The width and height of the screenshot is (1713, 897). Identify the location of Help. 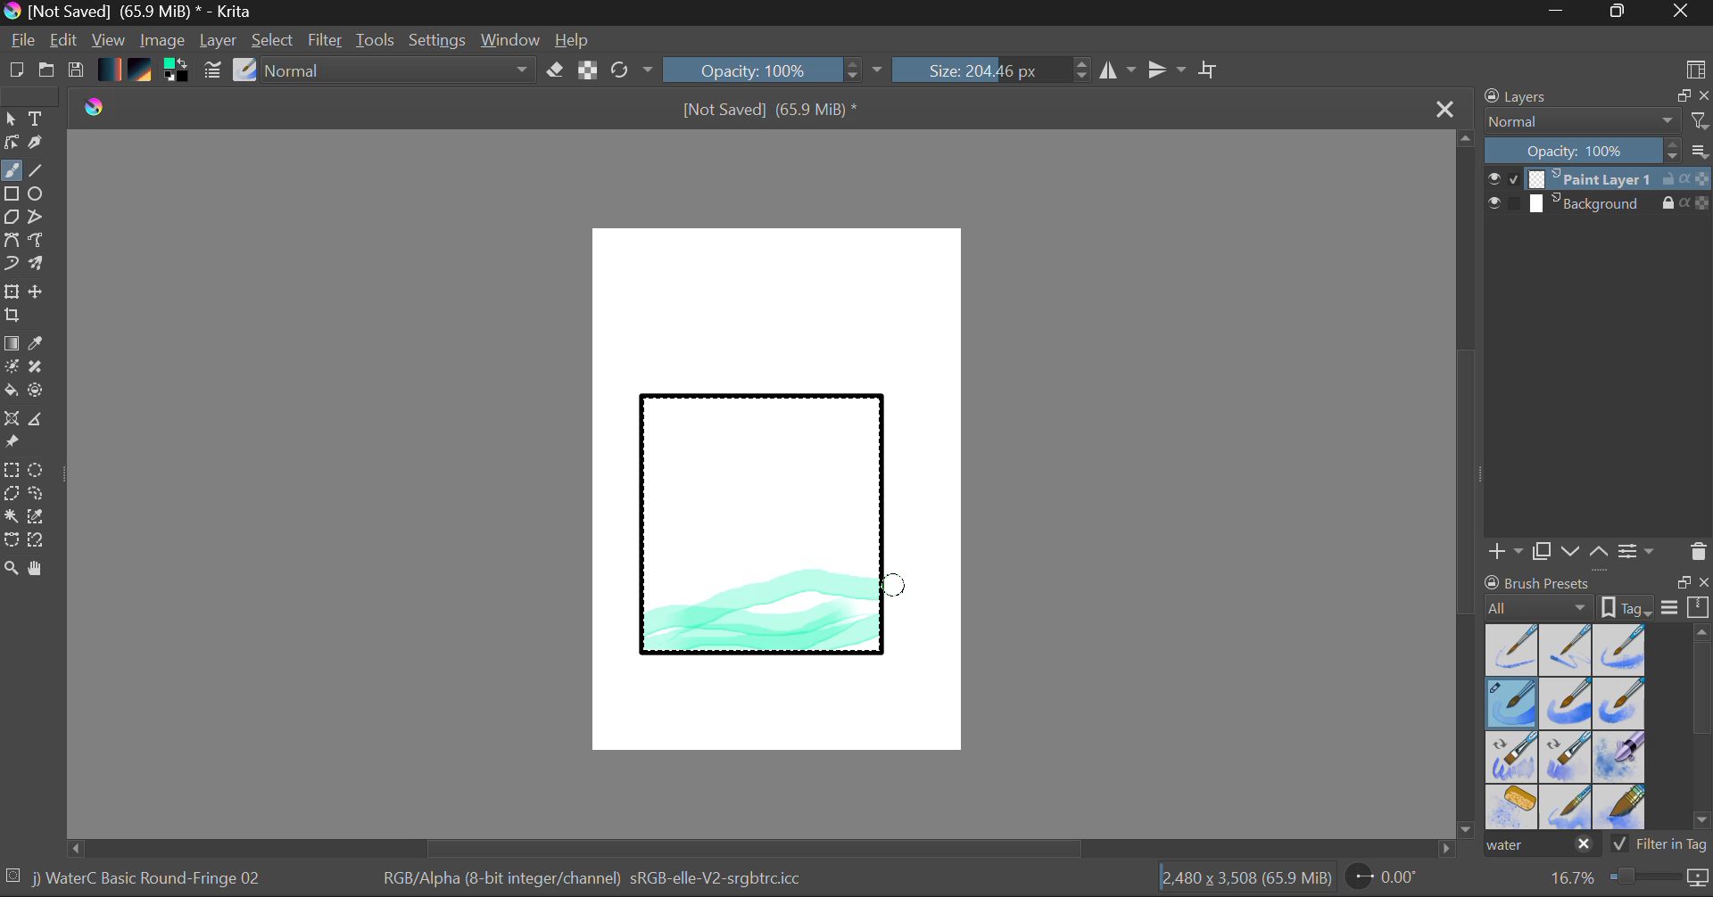
(573, 40).